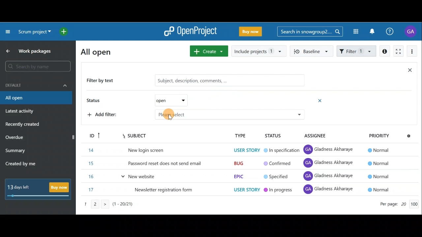 The height and width of the screenshot is (237, 422). What do you see at coordinates (240, 136) in the screenshot?
I see `Item 5` at bounding box center [240, 136].